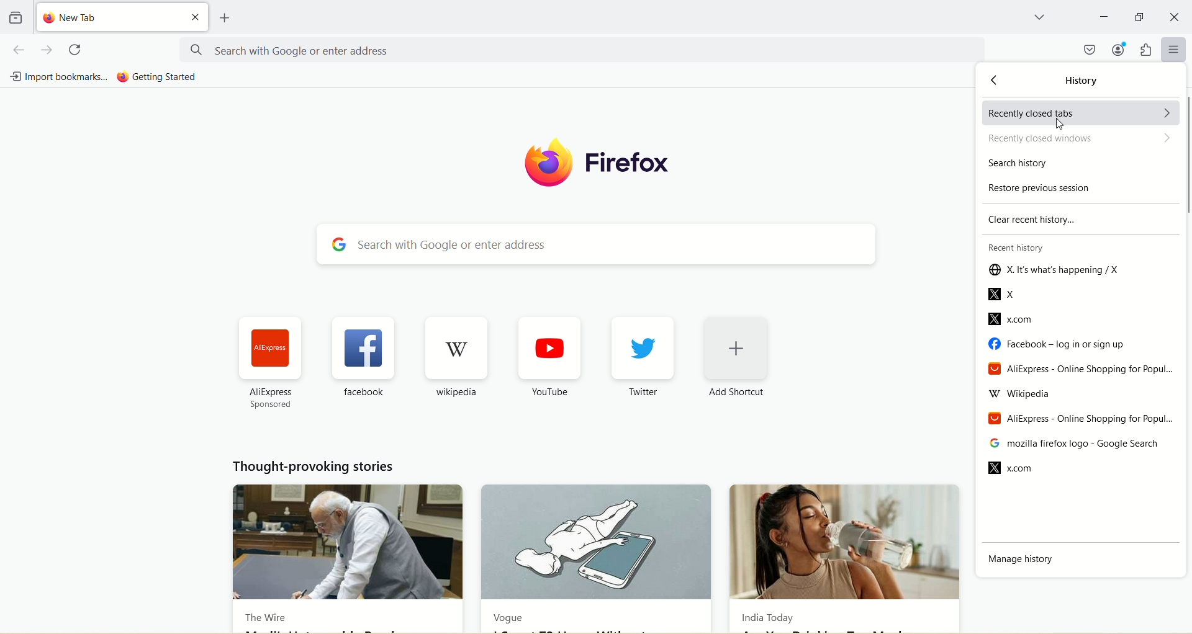  I want to click on add shortcut, so click(736, 347).